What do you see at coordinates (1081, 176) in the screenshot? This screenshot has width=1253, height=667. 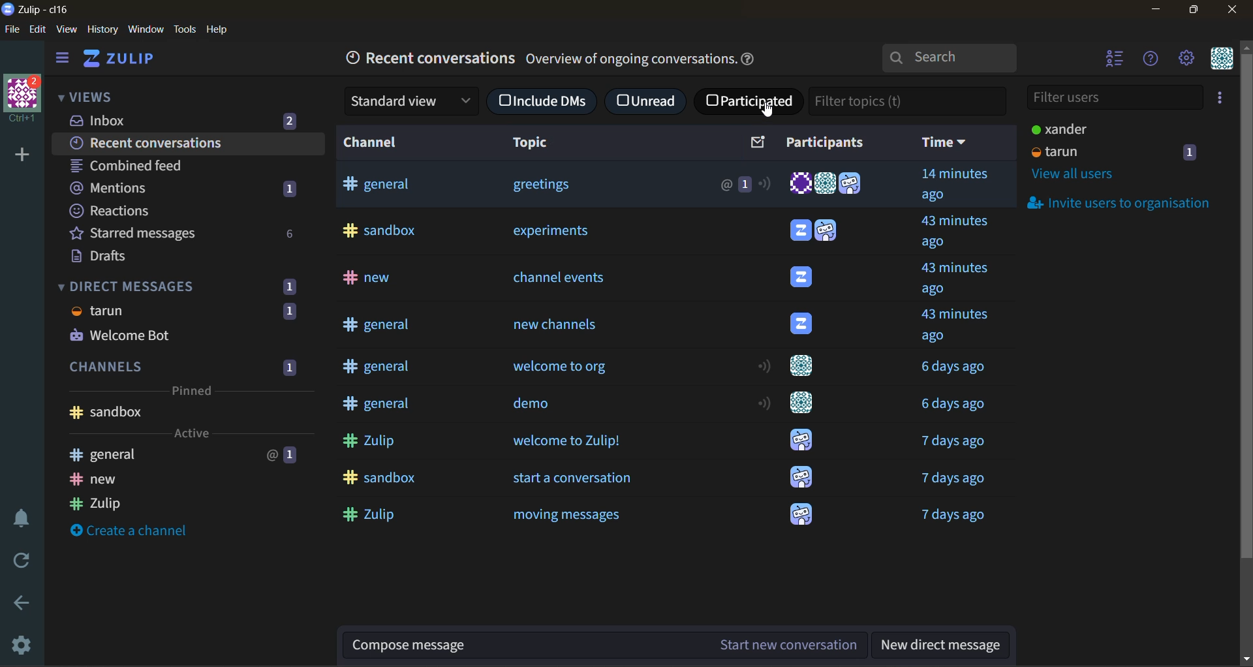 I see `view all users` at bounding box center [1081, 176].